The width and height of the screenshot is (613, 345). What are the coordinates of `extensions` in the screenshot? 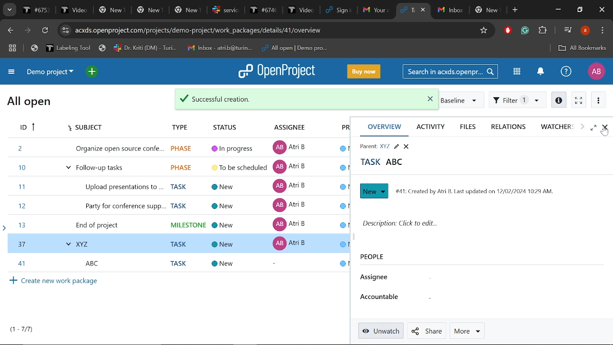 It's located at (542, 31).